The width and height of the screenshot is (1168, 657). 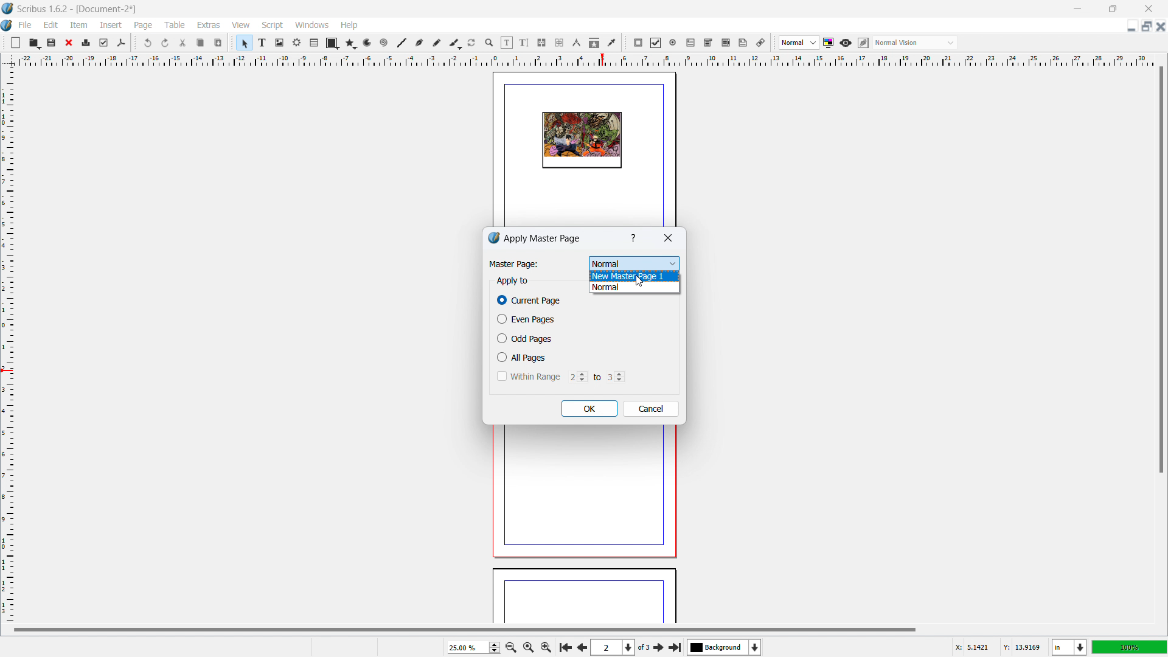 I want to click on print, so click(x=86, y=41).